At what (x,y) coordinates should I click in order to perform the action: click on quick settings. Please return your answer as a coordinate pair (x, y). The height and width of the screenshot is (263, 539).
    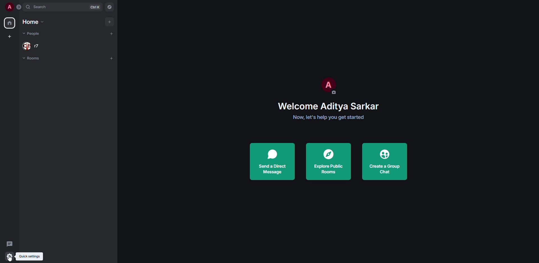
    Looking at the image, I should click on (9, 257).